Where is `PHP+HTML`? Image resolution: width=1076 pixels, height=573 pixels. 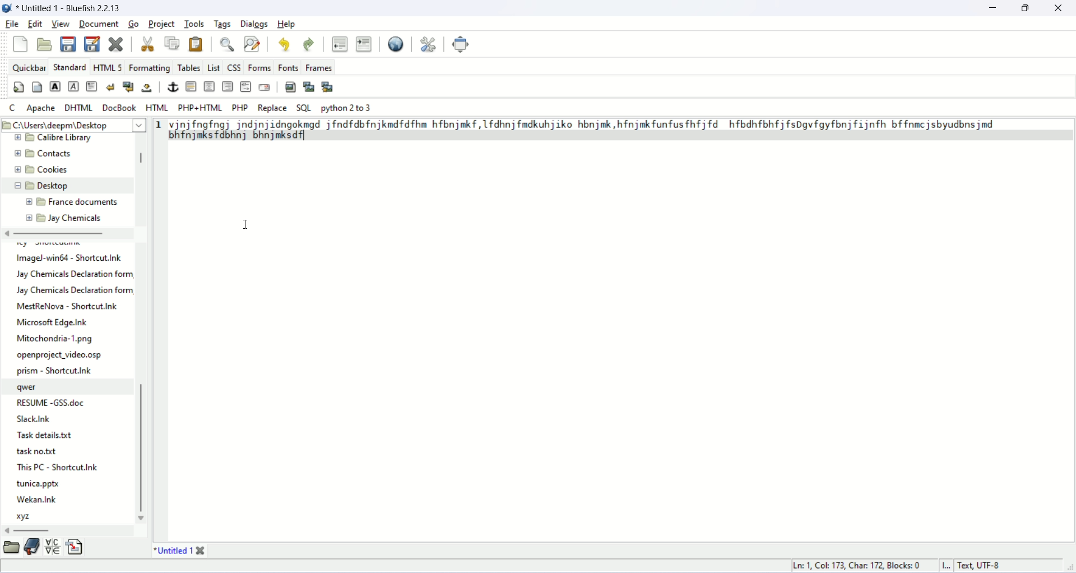 PHP+HTML is located at coordinates (200, 108).